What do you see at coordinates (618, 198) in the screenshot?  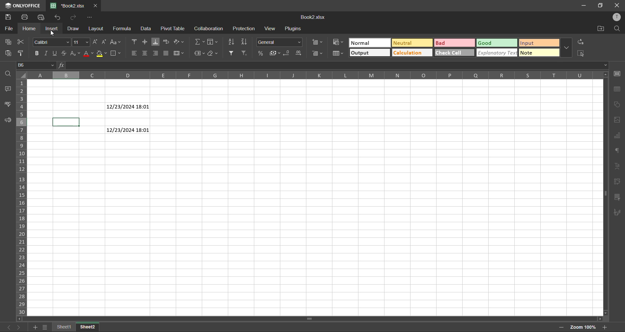 I see `slicer` at bounding box center [618, 198].